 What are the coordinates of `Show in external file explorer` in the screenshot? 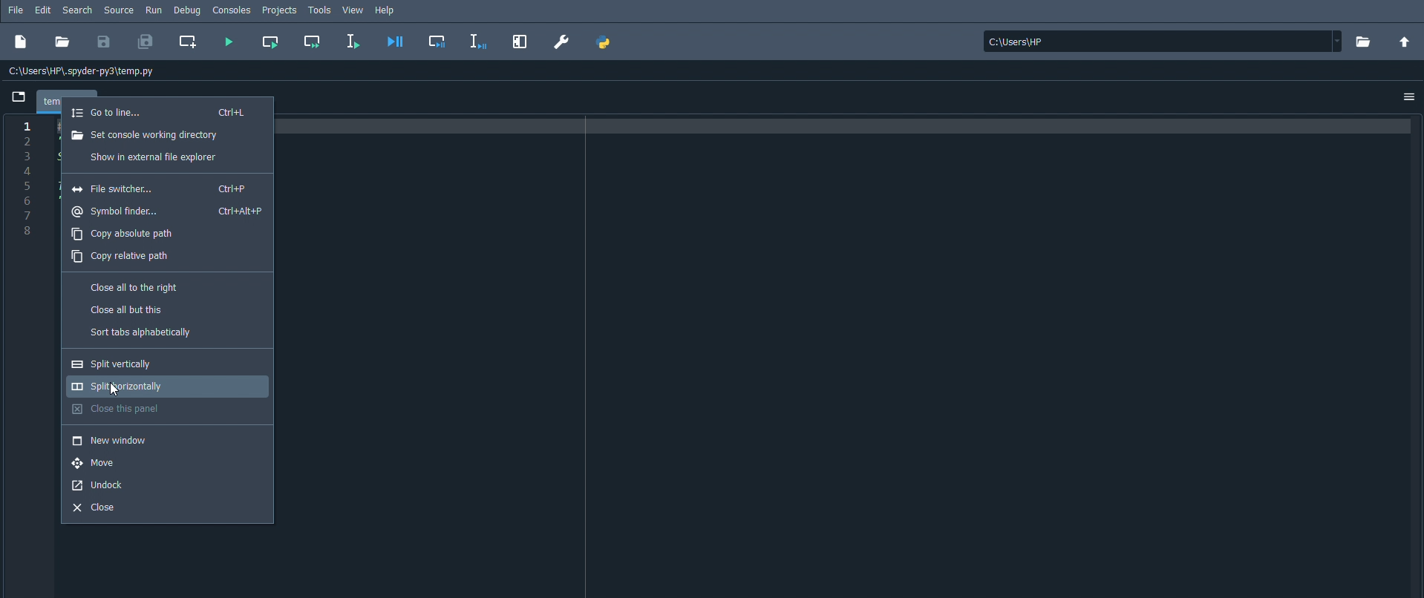 It's located at (151, 157).